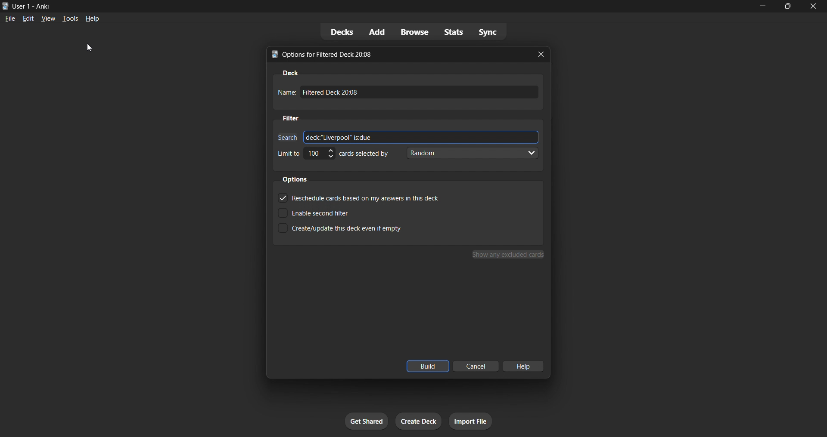 The width and height of the screenshot is (827, 437). Describe the element at coordinates (320, 154) in the screenshot. I see `card limit` at that location.